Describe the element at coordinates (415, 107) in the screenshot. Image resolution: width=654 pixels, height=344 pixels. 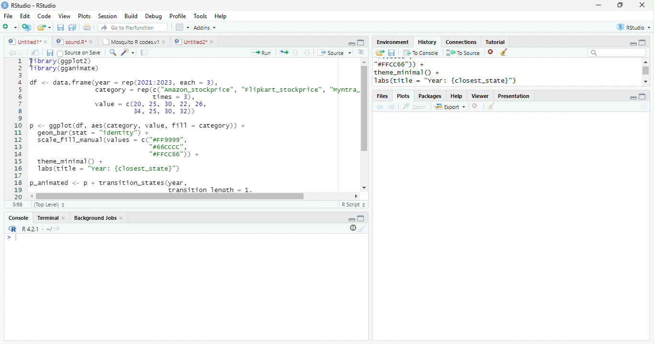
I see `Zoom` at that location.